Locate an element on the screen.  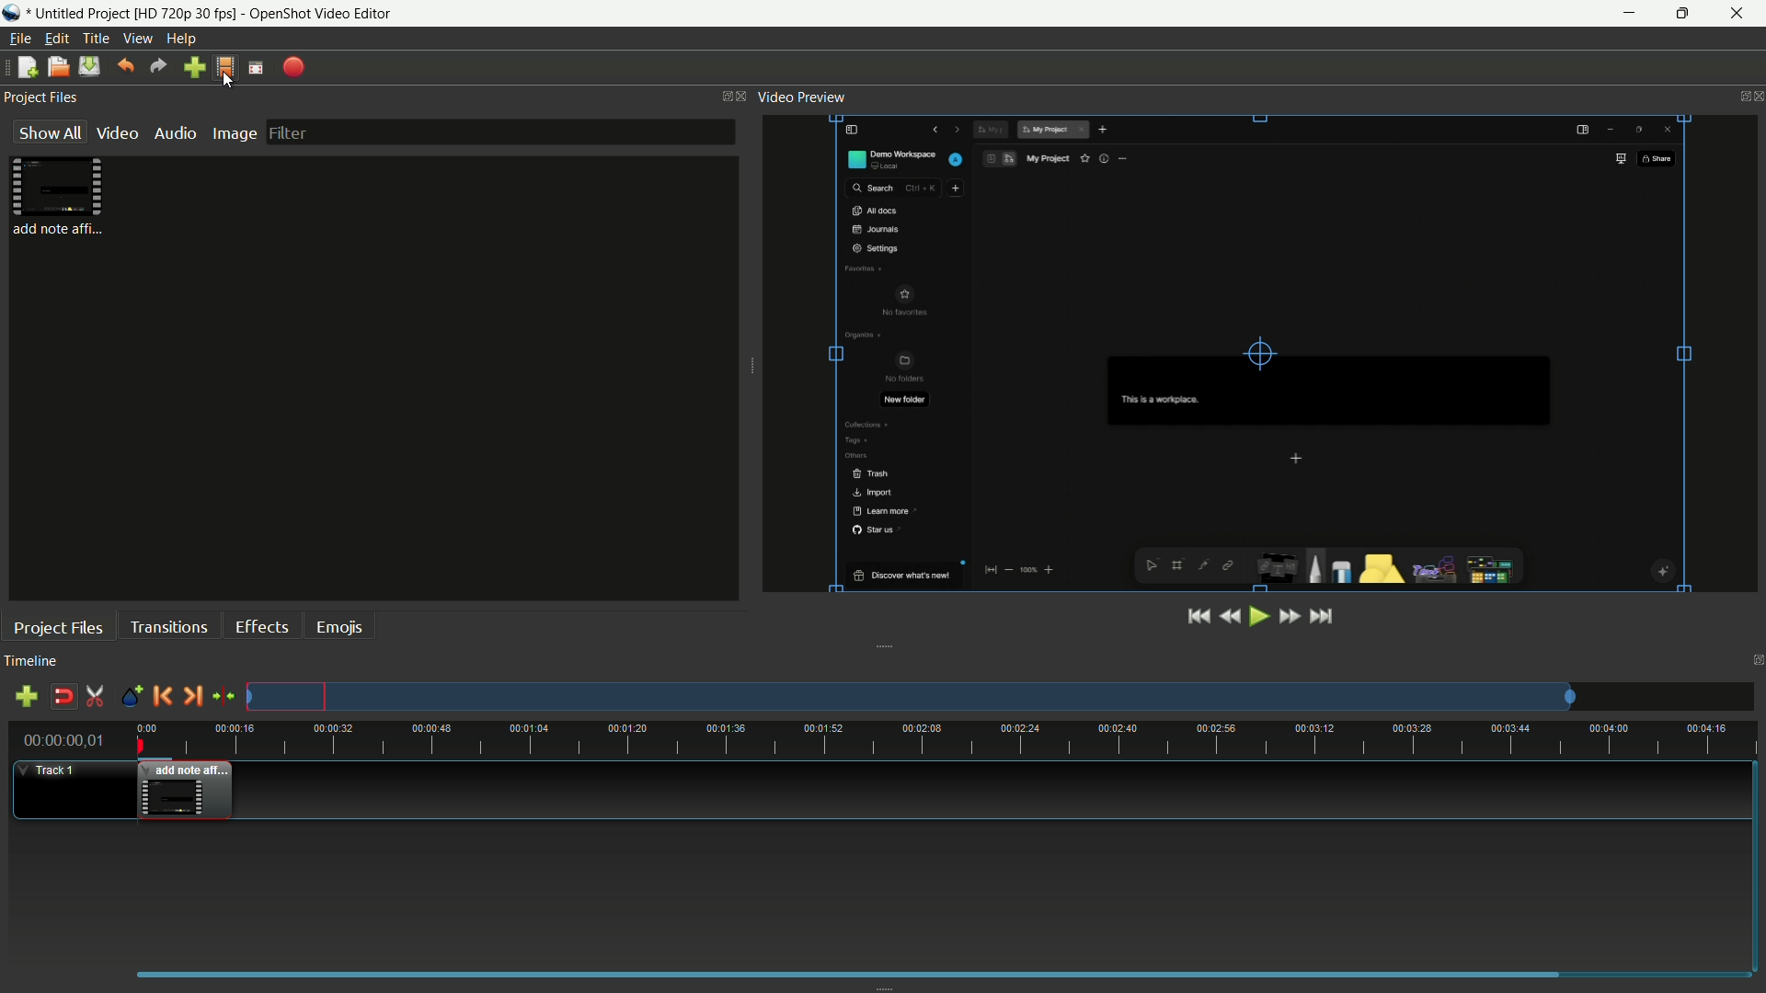
open file is located at coordinates (56, 68).